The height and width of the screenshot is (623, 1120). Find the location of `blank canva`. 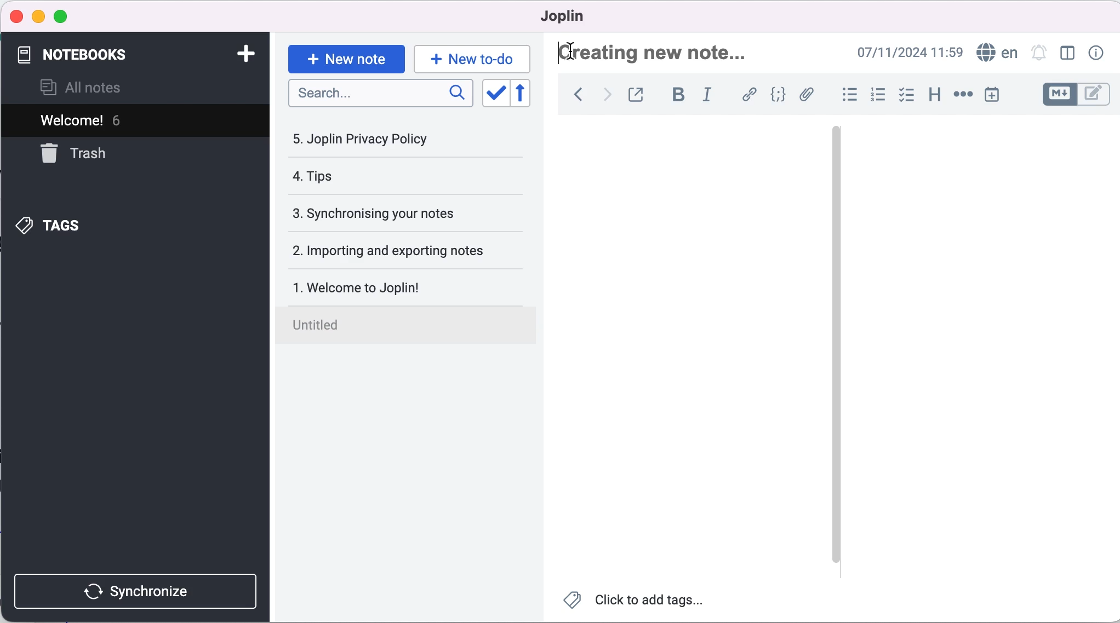

blank canva is located at coordinates (958, 344).